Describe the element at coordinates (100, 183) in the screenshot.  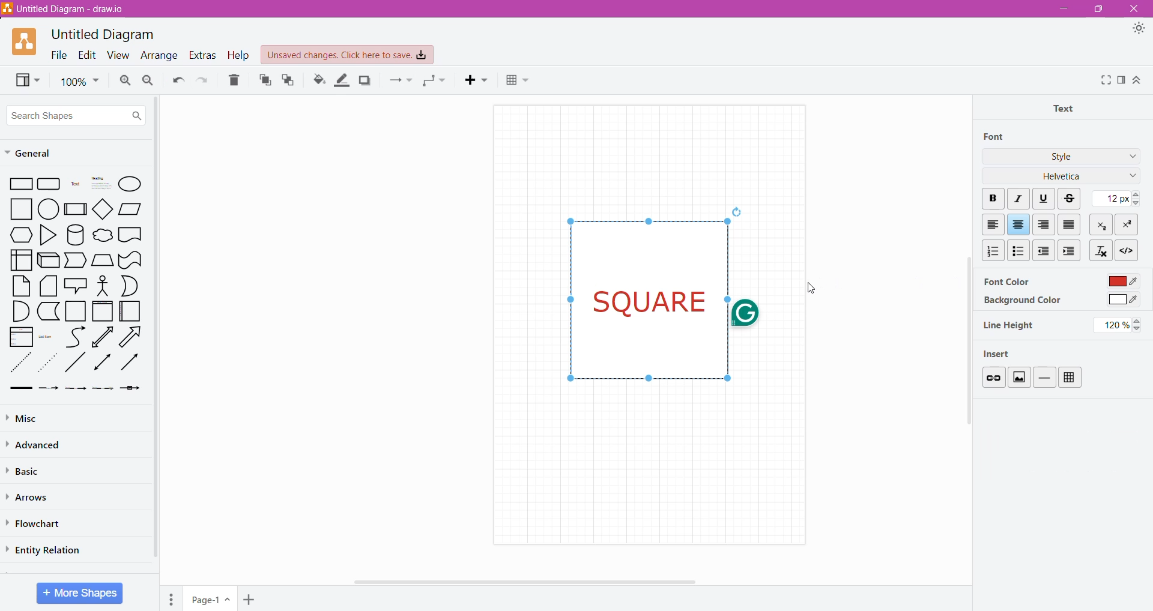
I see `Heading` at that location.